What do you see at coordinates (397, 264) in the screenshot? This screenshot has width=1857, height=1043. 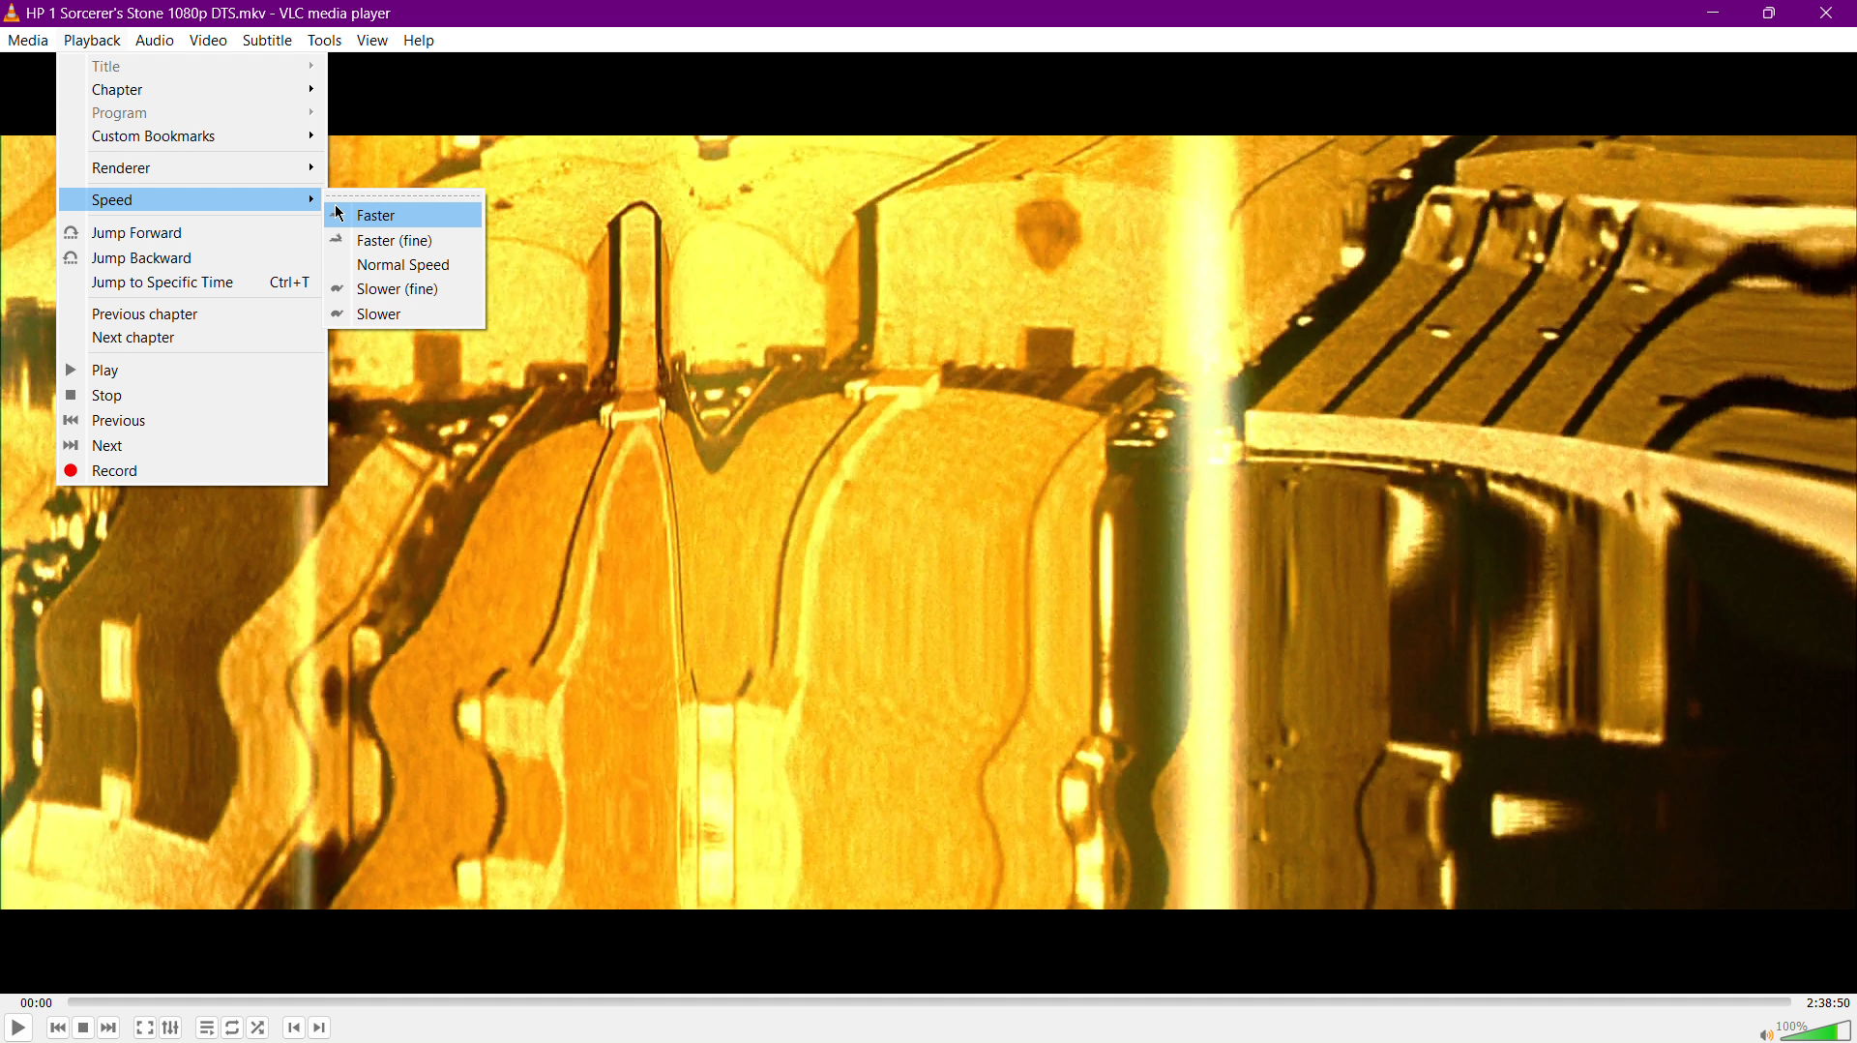 I see `Normal Speed` at bounding box center [397, 264].